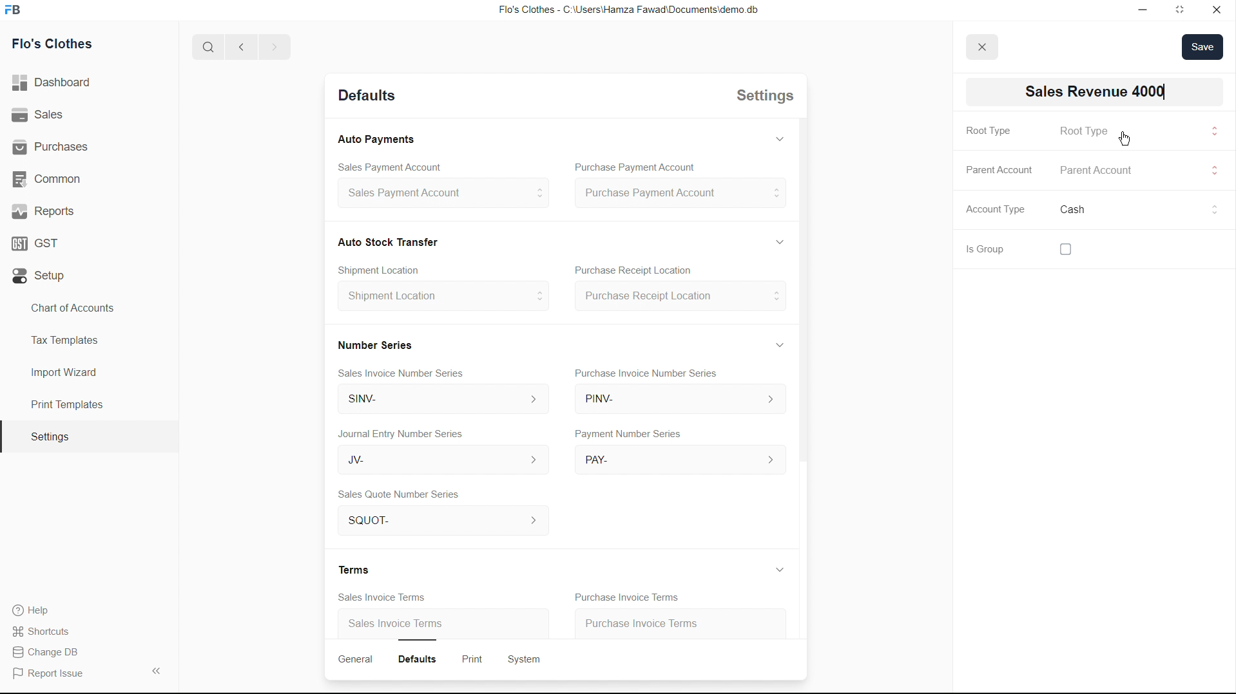 The height and width of the screenshot is (694, 1236). Describe the element at coordinates (387, 267) in the screenshot. I see `Create` at that location.